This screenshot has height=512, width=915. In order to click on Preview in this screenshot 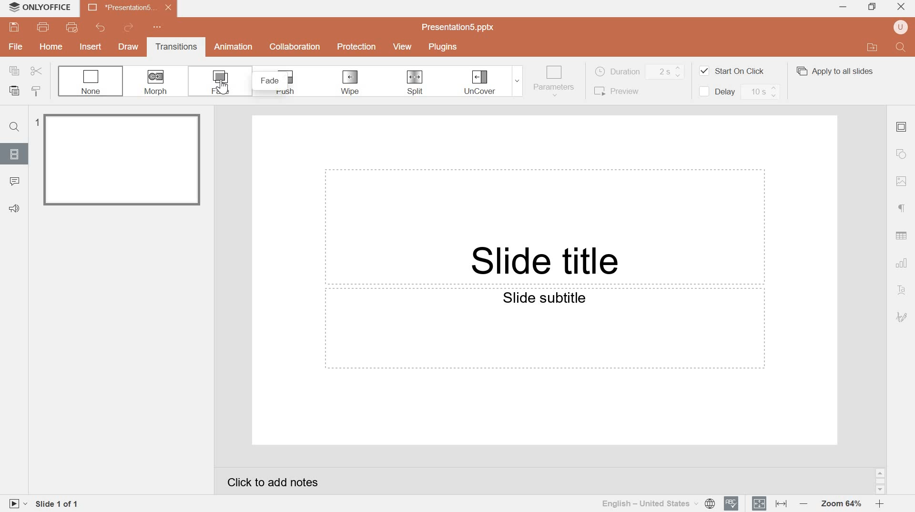, I will do `click(621, 91)`.